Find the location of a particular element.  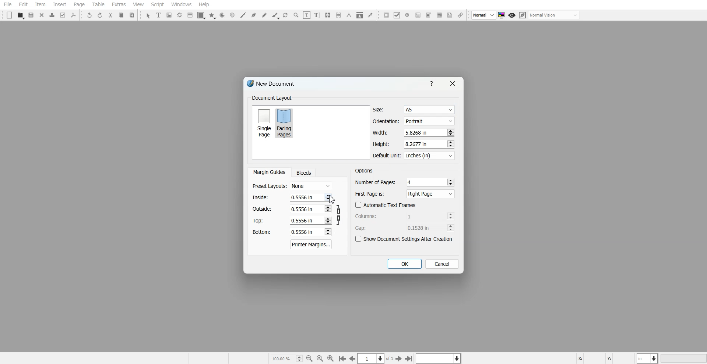

Margin Guides is located at coordinates (268, 172).